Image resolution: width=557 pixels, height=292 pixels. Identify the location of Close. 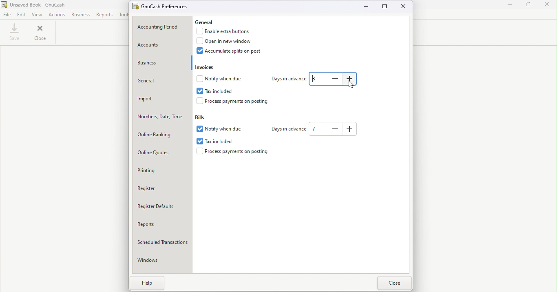
(394, 283).